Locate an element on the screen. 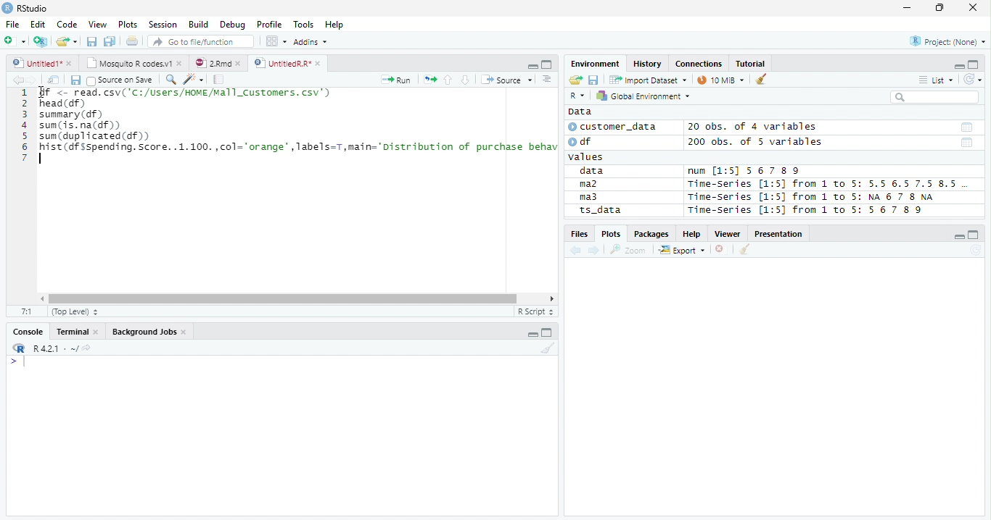  Connections is located at coordinates (699, 64).